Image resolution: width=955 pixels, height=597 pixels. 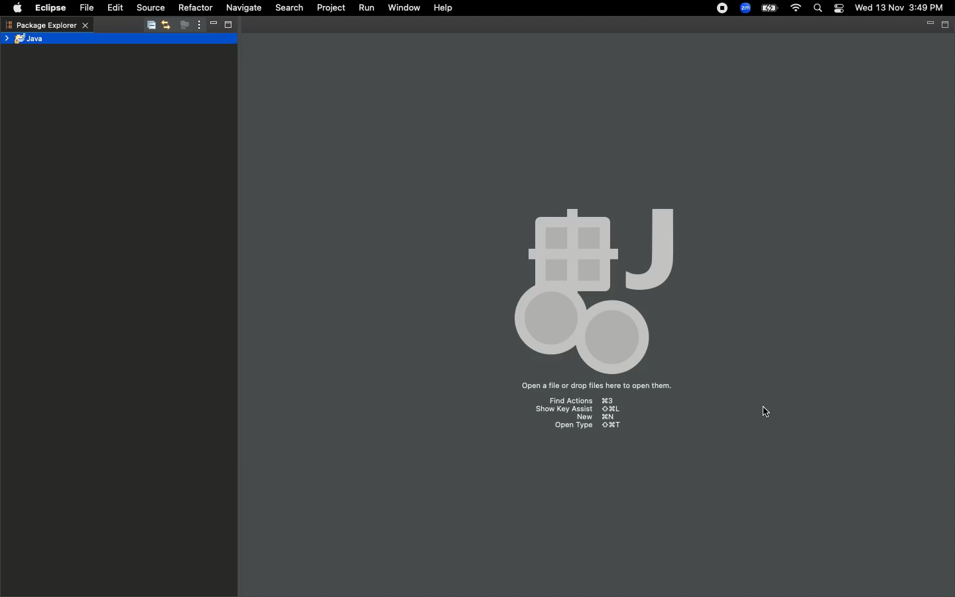 What do you see at coordinates (775, 415) in the screenshot?
I see `pointer cursor` at bounding box center [775, 415].